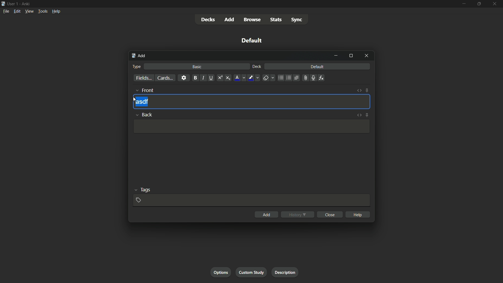  What do you see at coordinates (144, 90) in the screenshot?
I see `front` at bounding box center [144, 90].